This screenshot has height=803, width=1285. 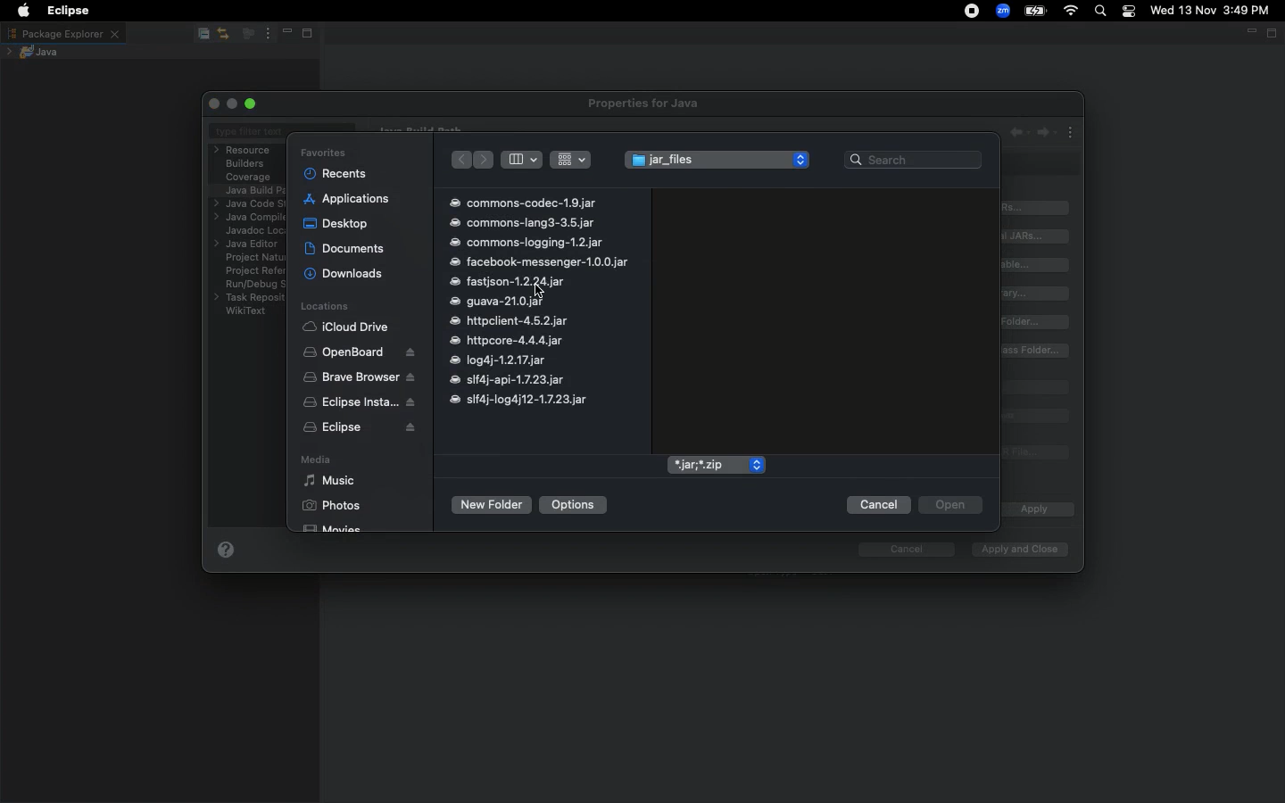 What do you see at coordinates (324, 307) in the screenshot?
I see `Locations` at bounding box center [324, 307].